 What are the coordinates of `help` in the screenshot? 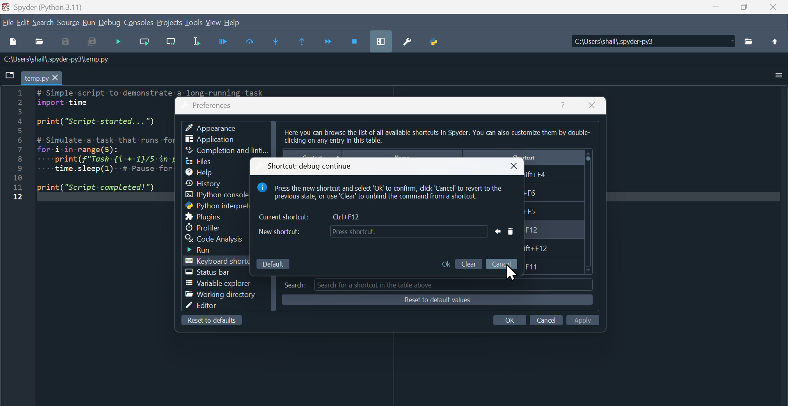 It's located at (562, 106).